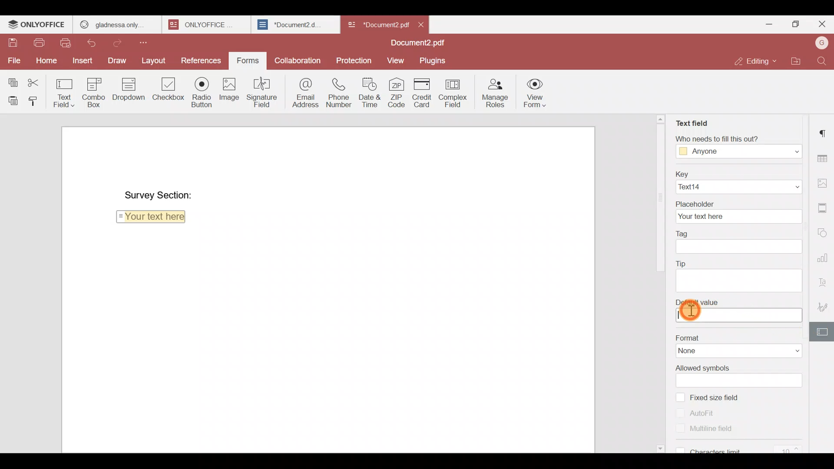 The image size is (834, 469). What do you see at coordinates (83, 63) in the screenshot?
I see `Insert` at bounding box center [83, 63].